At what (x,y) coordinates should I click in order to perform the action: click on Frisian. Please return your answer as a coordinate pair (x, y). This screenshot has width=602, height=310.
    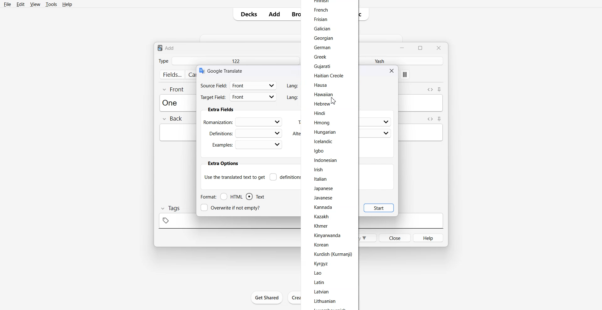
    Looking at the image, I should click on (321, 19).